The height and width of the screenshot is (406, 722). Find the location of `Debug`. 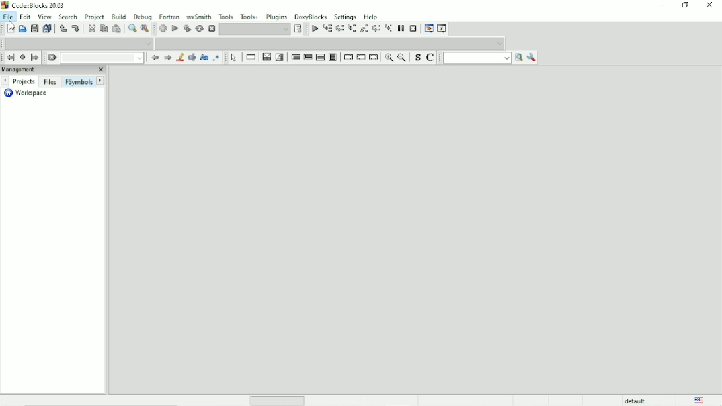

Debug is located at coordinates (142, 17).